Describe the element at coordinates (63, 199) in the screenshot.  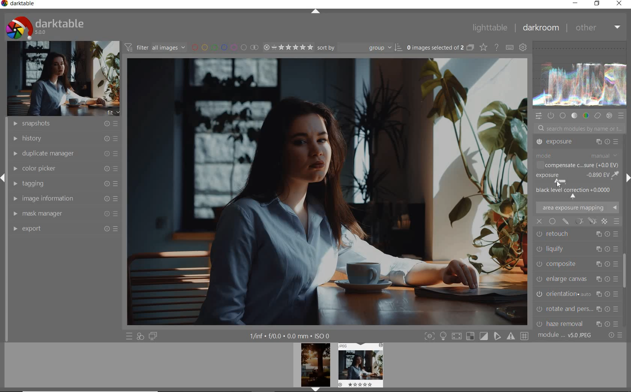
I see `IMAGE INFORMATION` at that location.